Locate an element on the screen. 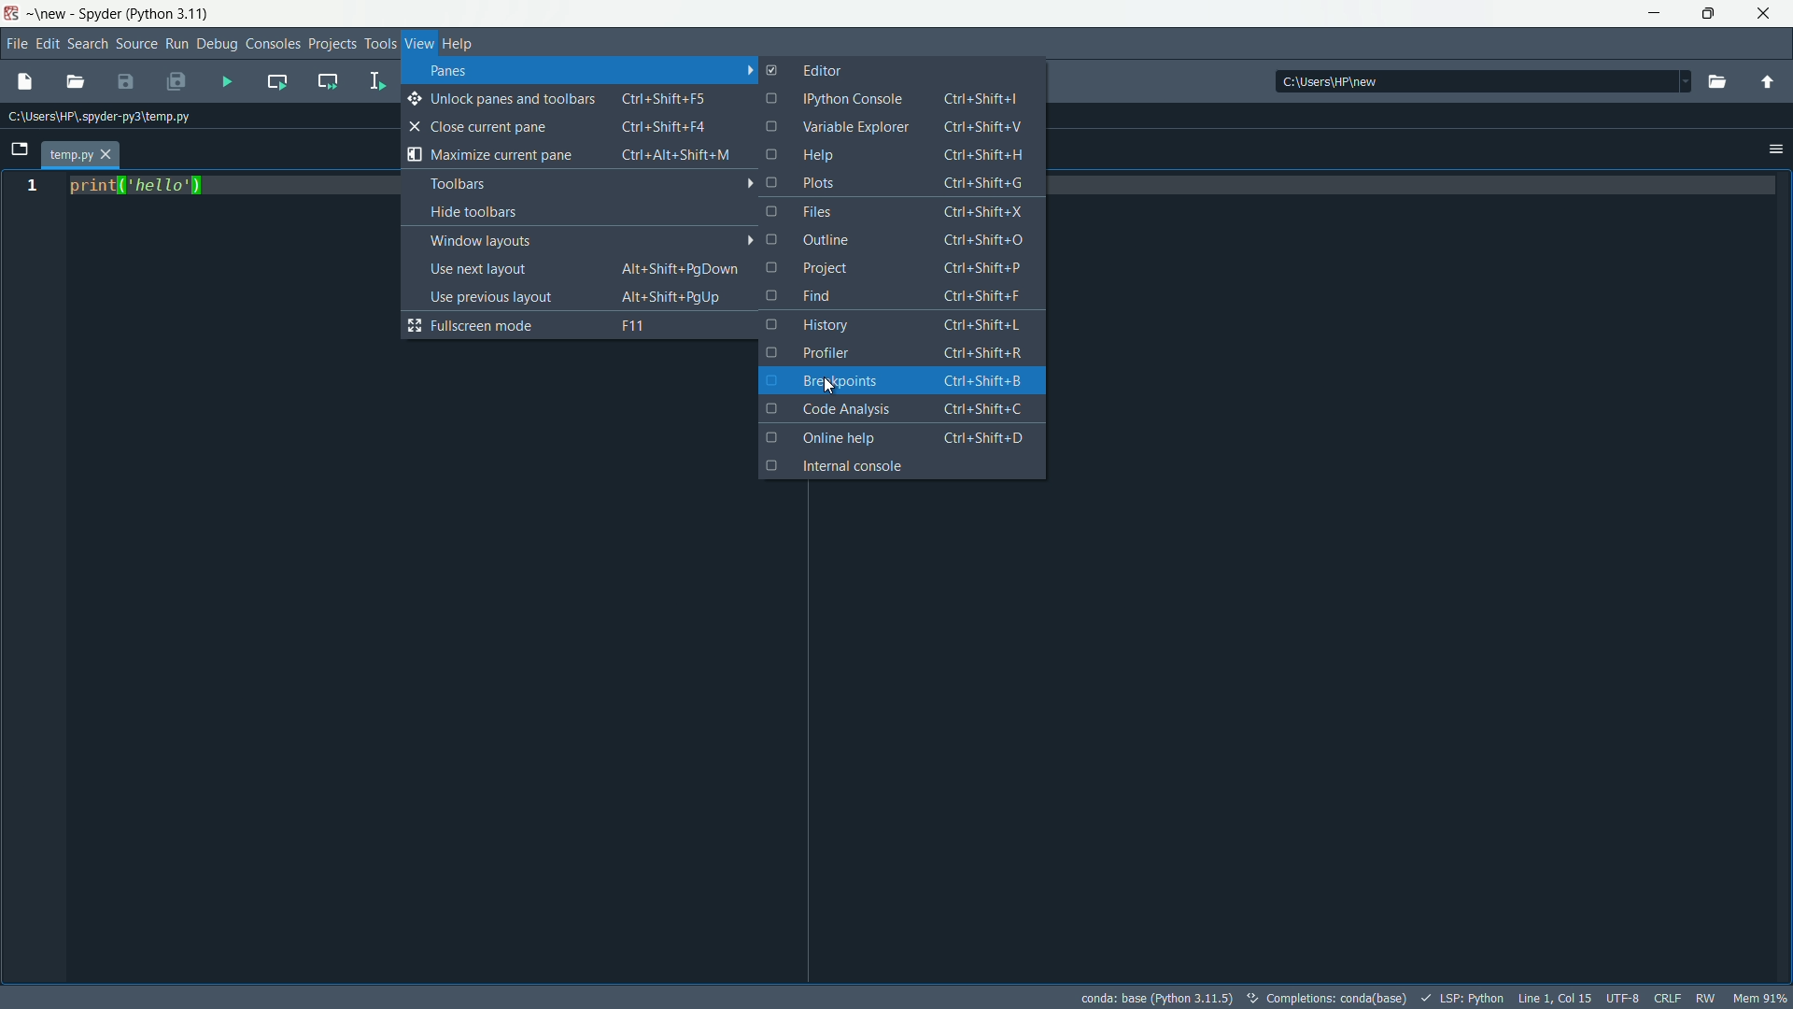 The height and width of the screenshot is (1009, 1793). conda: base (python 3.11.5) is located at coordinates (1158, 998).